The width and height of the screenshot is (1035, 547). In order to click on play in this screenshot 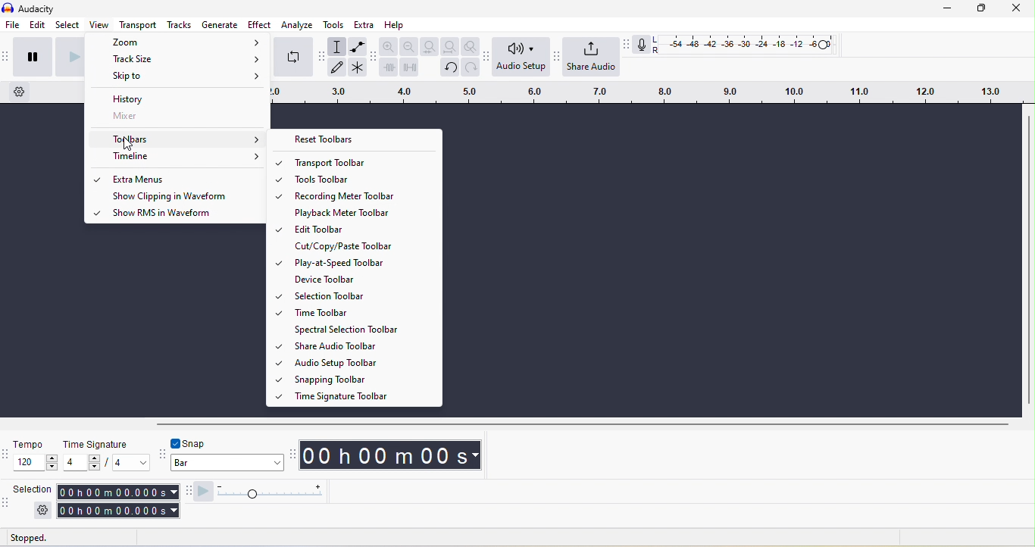, I will do `click(68, 58)`.